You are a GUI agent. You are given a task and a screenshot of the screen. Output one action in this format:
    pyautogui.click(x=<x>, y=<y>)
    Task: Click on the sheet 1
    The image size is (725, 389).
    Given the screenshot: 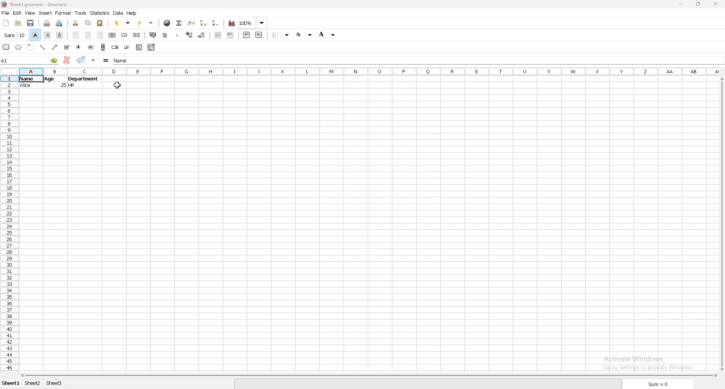 What is the action you would take?
    pyautogui.click(x=11, y=383)
    